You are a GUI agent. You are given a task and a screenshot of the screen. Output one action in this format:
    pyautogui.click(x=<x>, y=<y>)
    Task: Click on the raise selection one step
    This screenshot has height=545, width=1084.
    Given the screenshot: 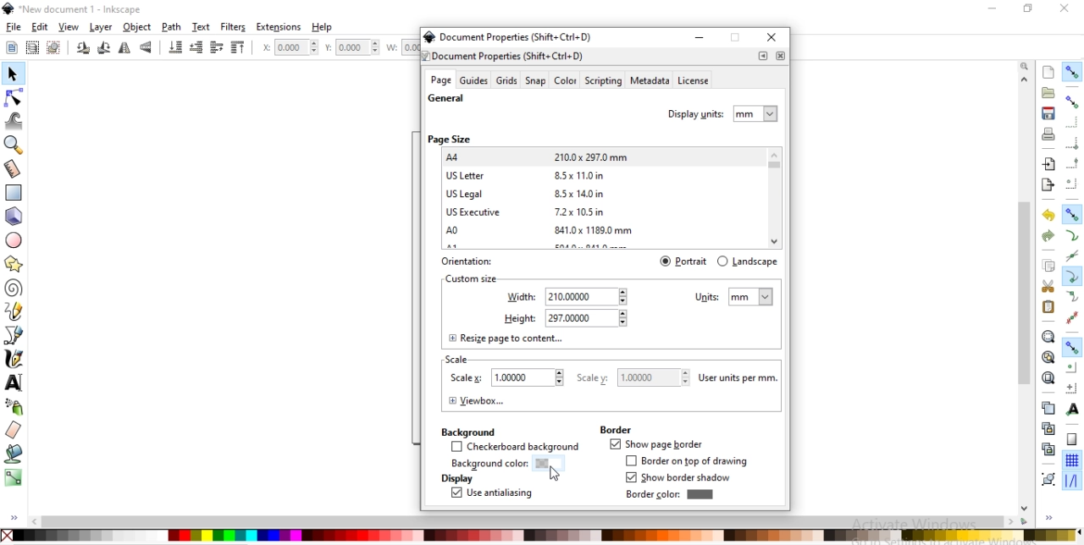 What is the action you would take?
    pyautogui.click(x=215, y=48)
    